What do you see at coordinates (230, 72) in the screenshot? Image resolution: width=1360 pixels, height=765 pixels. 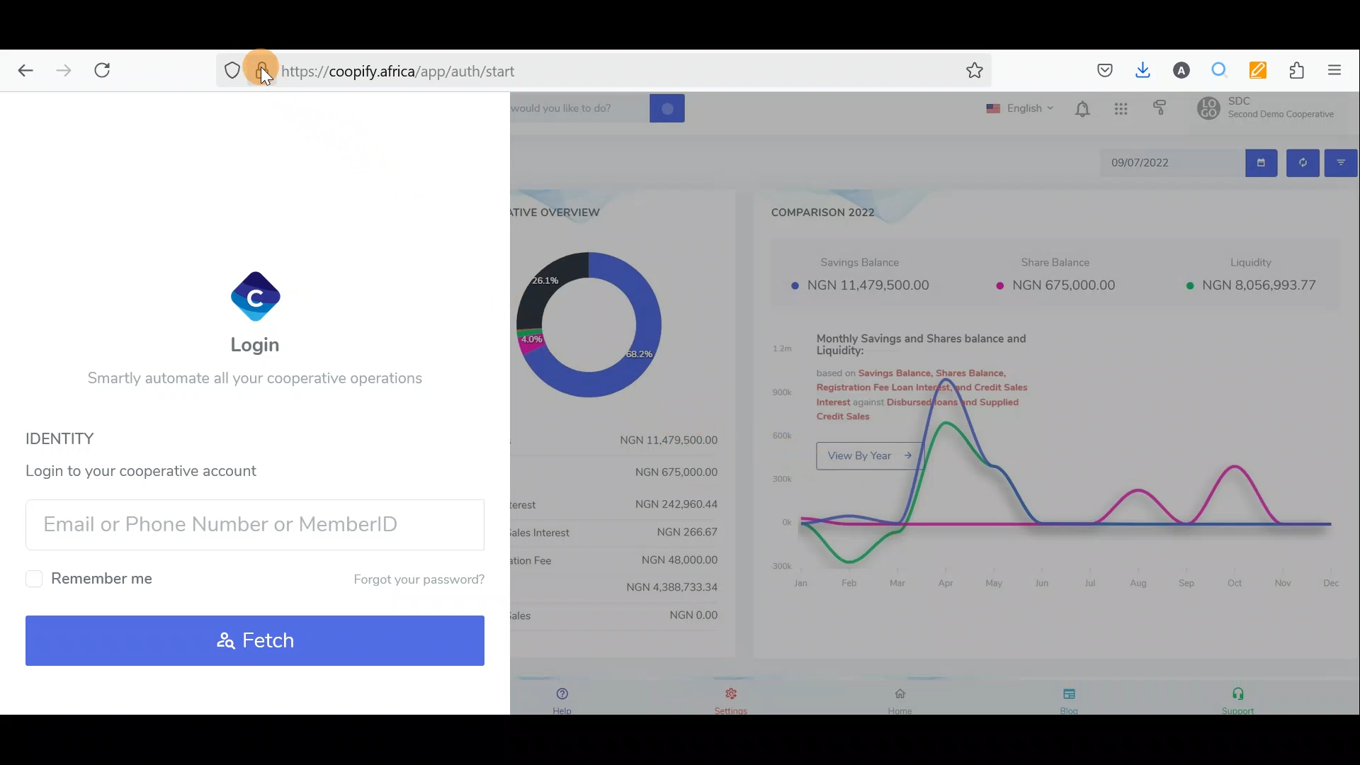 I see `No trackers detected` at bounding box center [230, 72].